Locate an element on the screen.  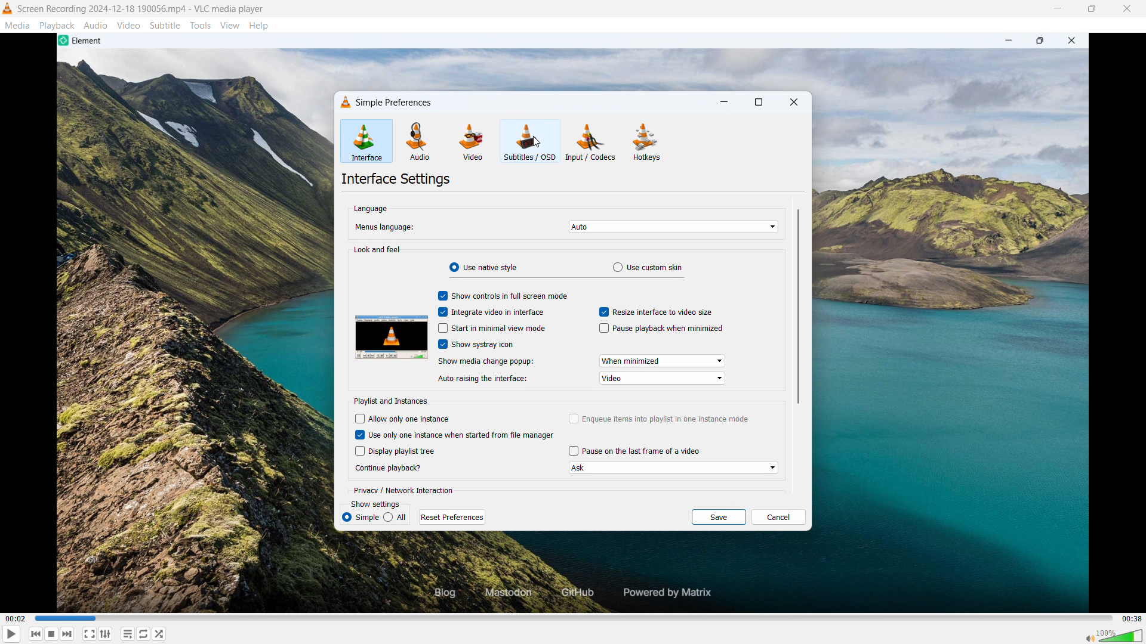
vlc logo is located at coordinates (345, 100).